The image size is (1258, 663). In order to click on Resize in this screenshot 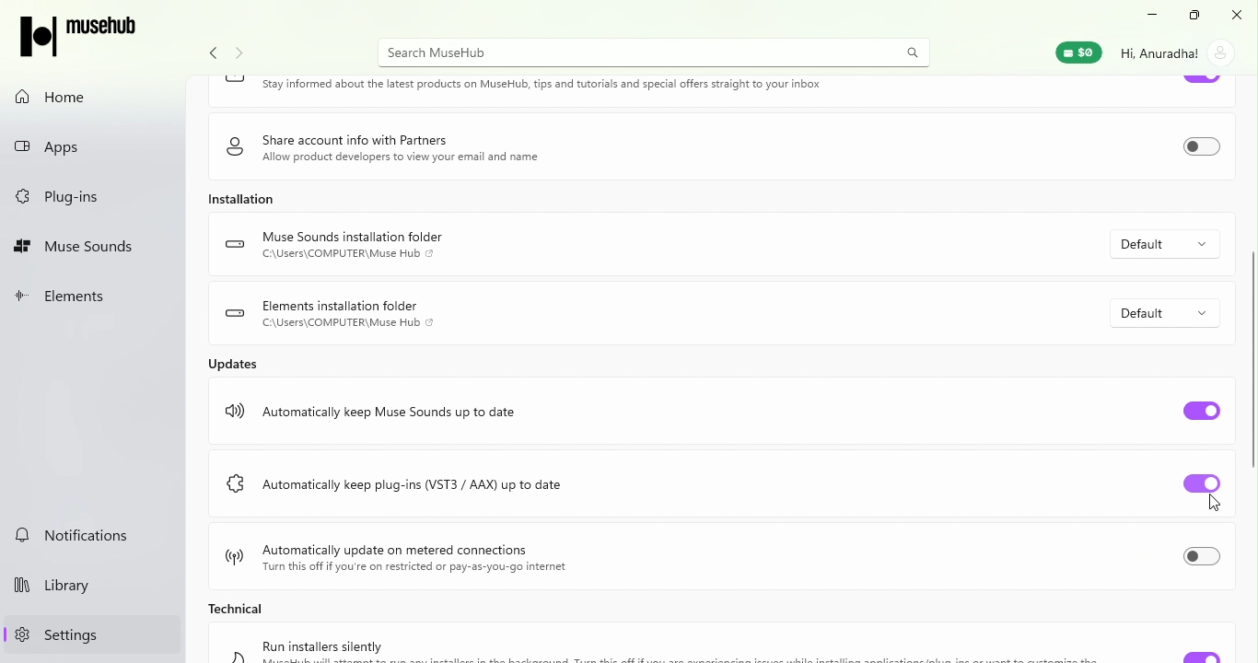, I will do `click(1195, 17)`.